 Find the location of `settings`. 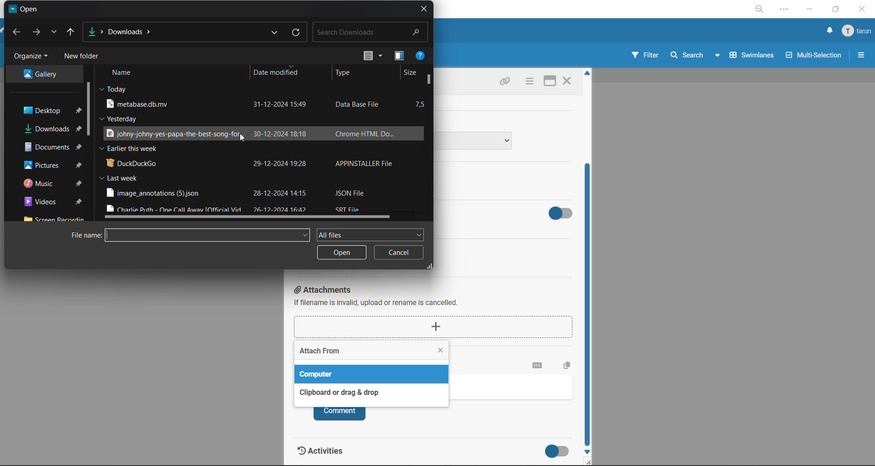

settings is located at coordinates (785, 11).